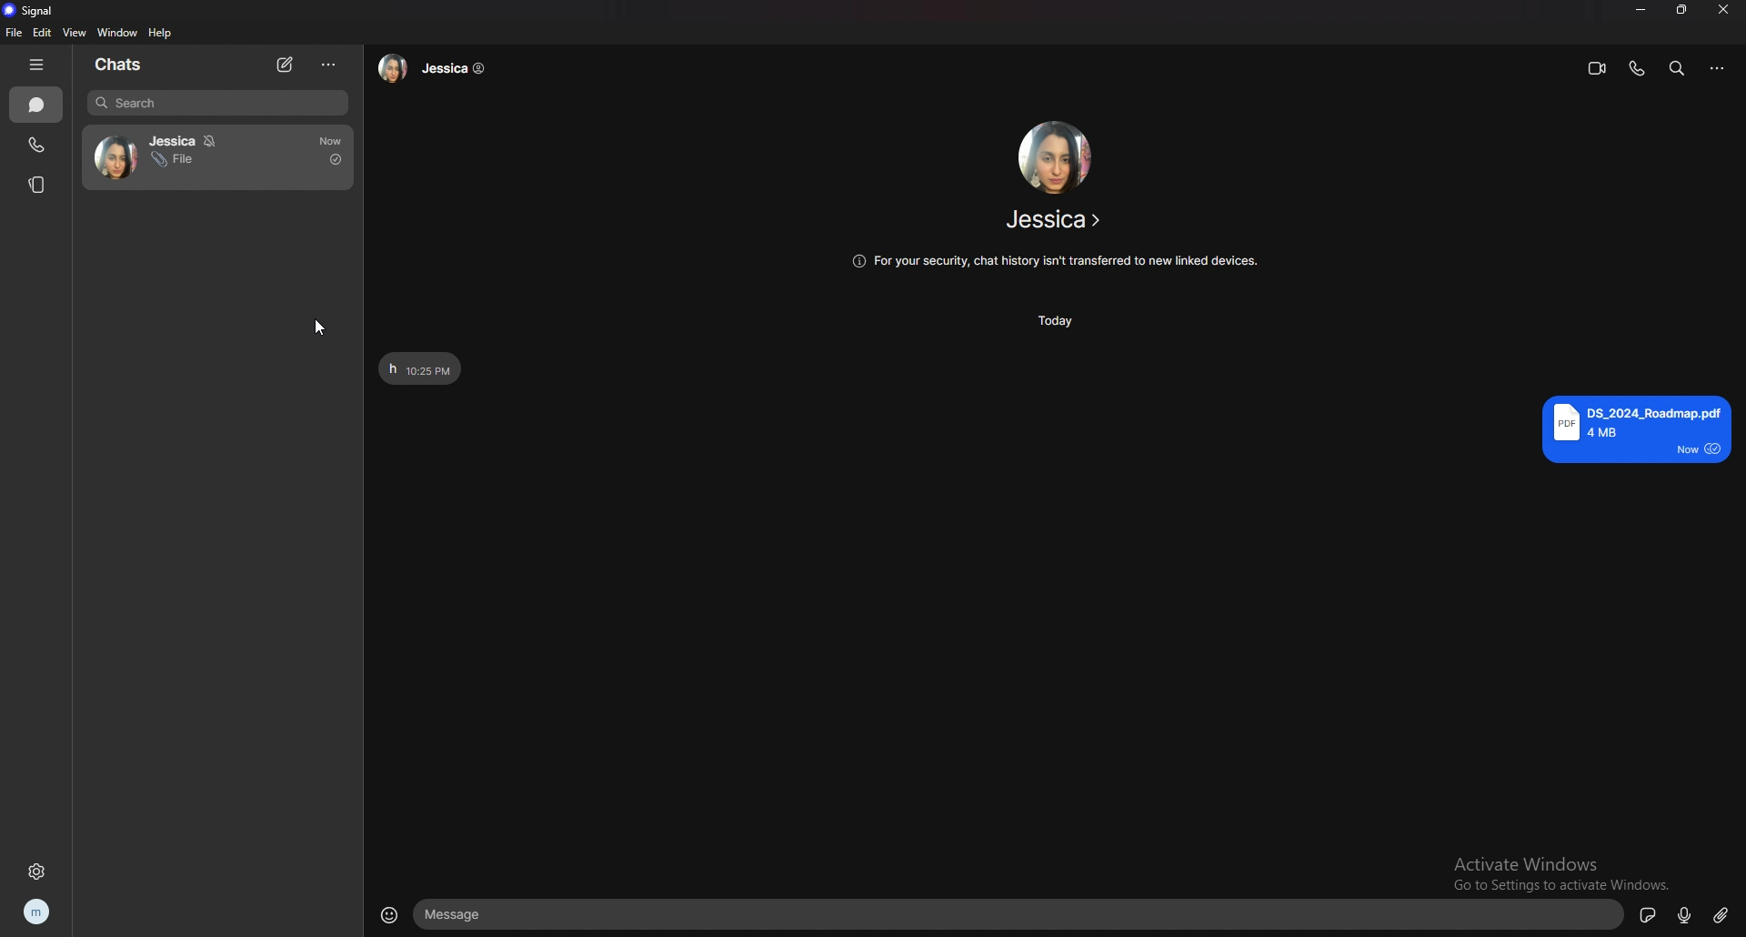 This screenshot has height=937, width=1746. I want to click on emoji, so click(391, 913).